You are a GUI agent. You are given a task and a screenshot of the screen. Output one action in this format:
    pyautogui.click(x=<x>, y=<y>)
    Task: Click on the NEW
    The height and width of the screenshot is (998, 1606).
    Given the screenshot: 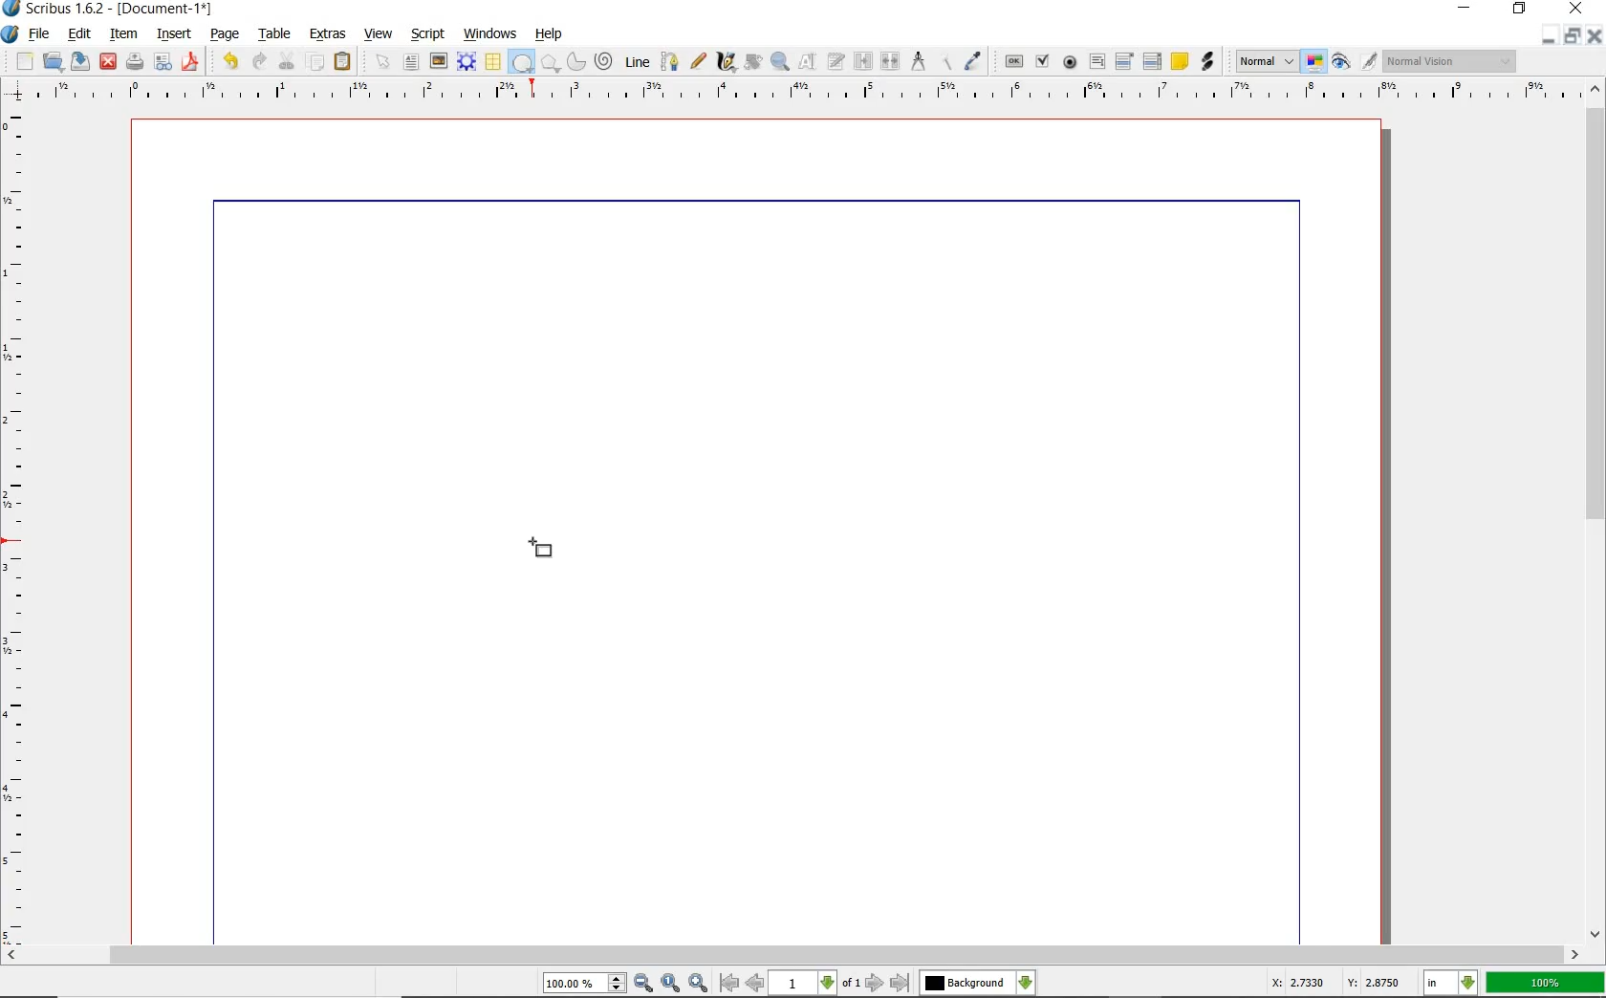 What is the action you would take?
    pyautogui.click(x=24, y=61)
    